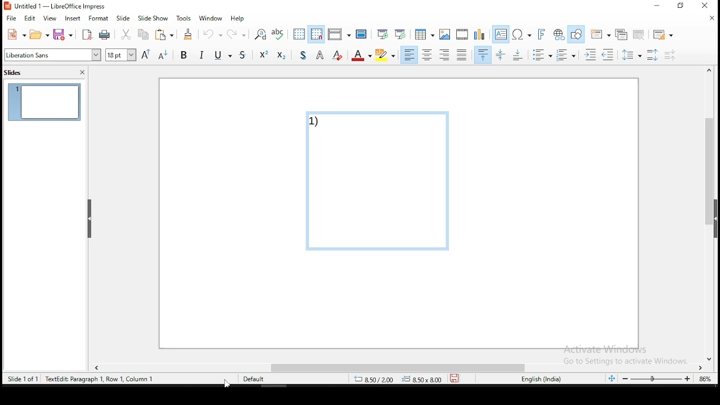  What do you see at coordinates (410, 55) in the screenshot?
I see `align left` at bounding box center [410, 55].